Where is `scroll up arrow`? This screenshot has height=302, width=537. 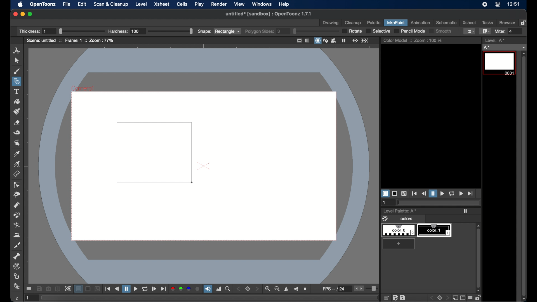 scroll up arrow is located at coordinates (524, 53).